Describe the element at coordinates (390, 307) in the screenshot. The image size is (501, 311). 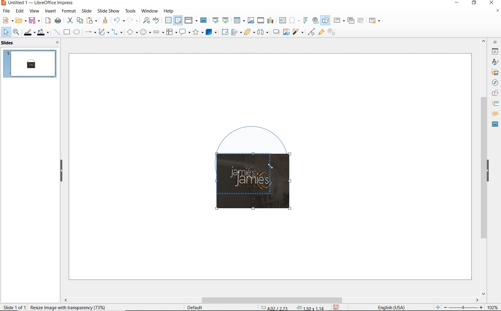
I see `Text language` at that location.